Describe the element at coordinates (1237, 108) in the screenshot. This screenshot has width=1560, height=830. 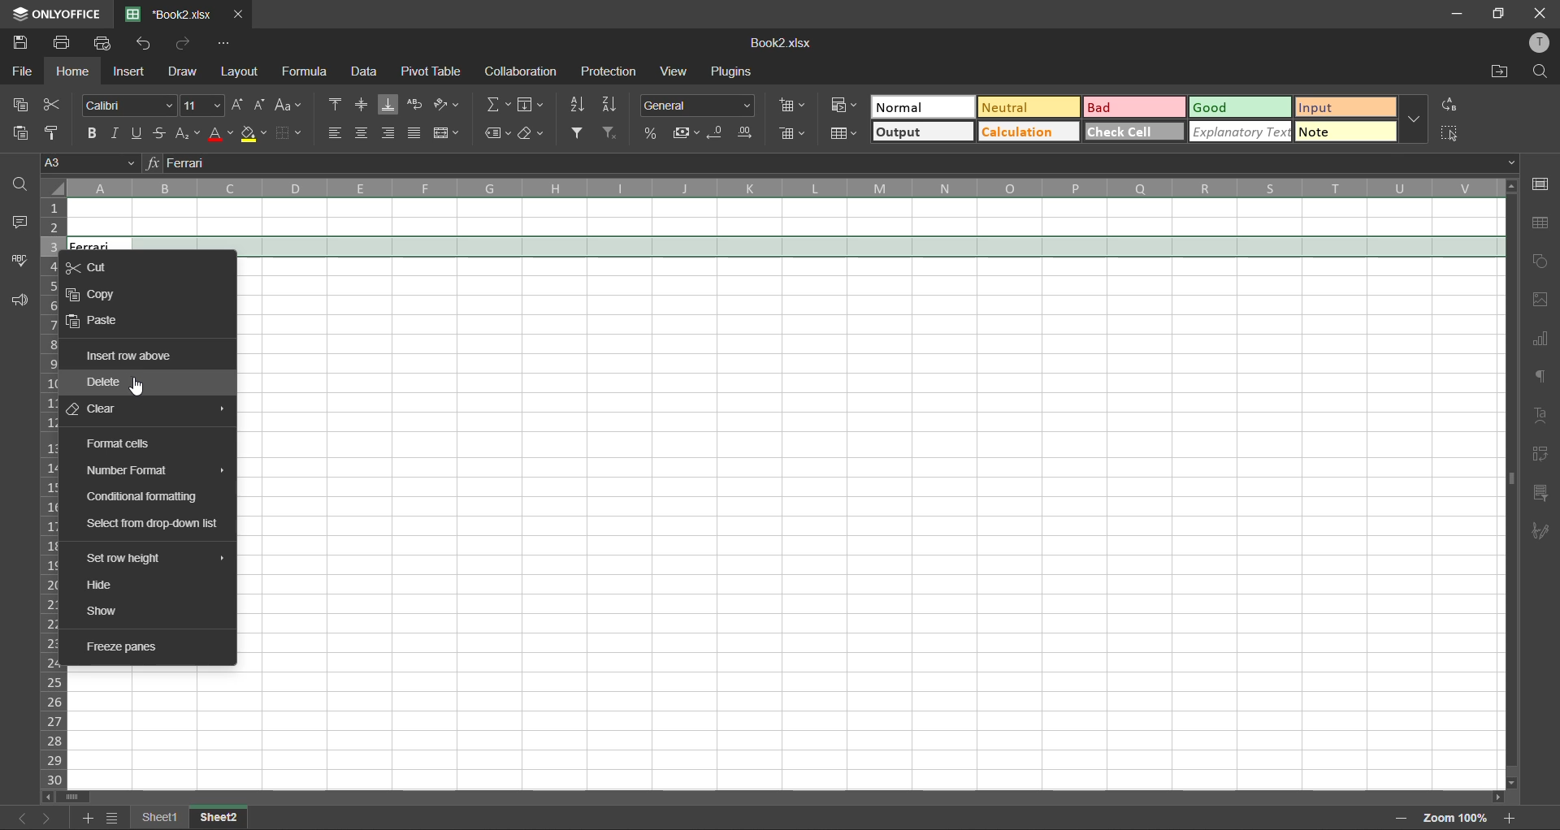
I see `good` at that location.